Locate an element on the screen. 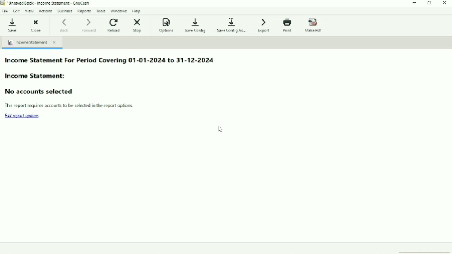 Image resolution: width=452 pixels, height=254 pixels. Income Statement is located at coordinates (32, 42).